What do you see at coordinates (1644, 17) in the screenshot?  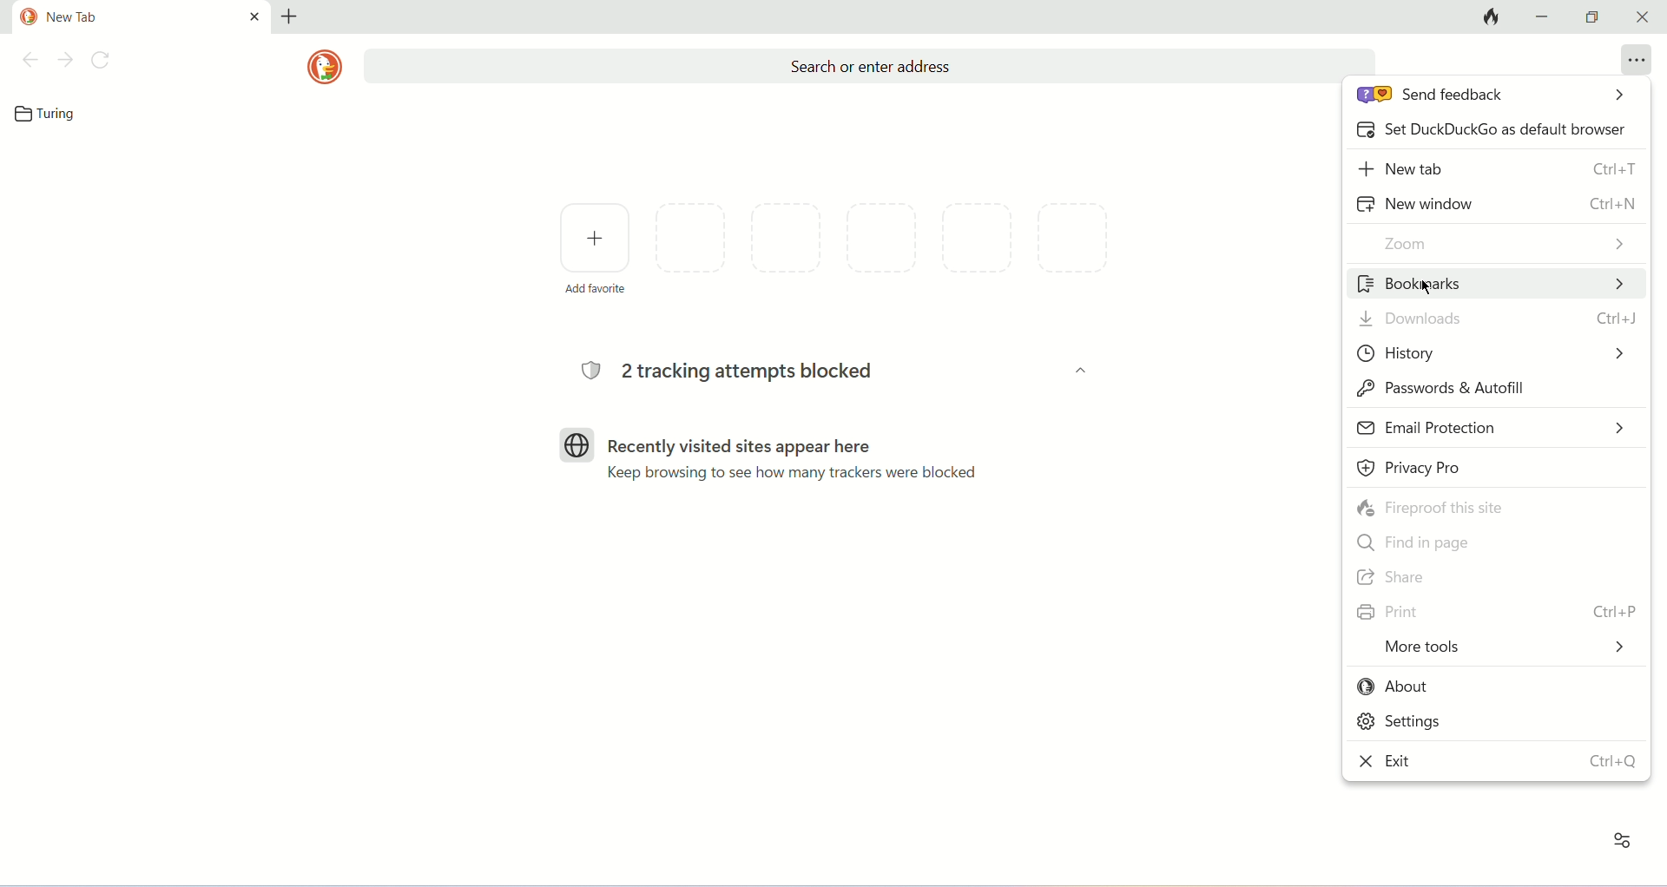 I see `close` at bounding box center [1644, 17].